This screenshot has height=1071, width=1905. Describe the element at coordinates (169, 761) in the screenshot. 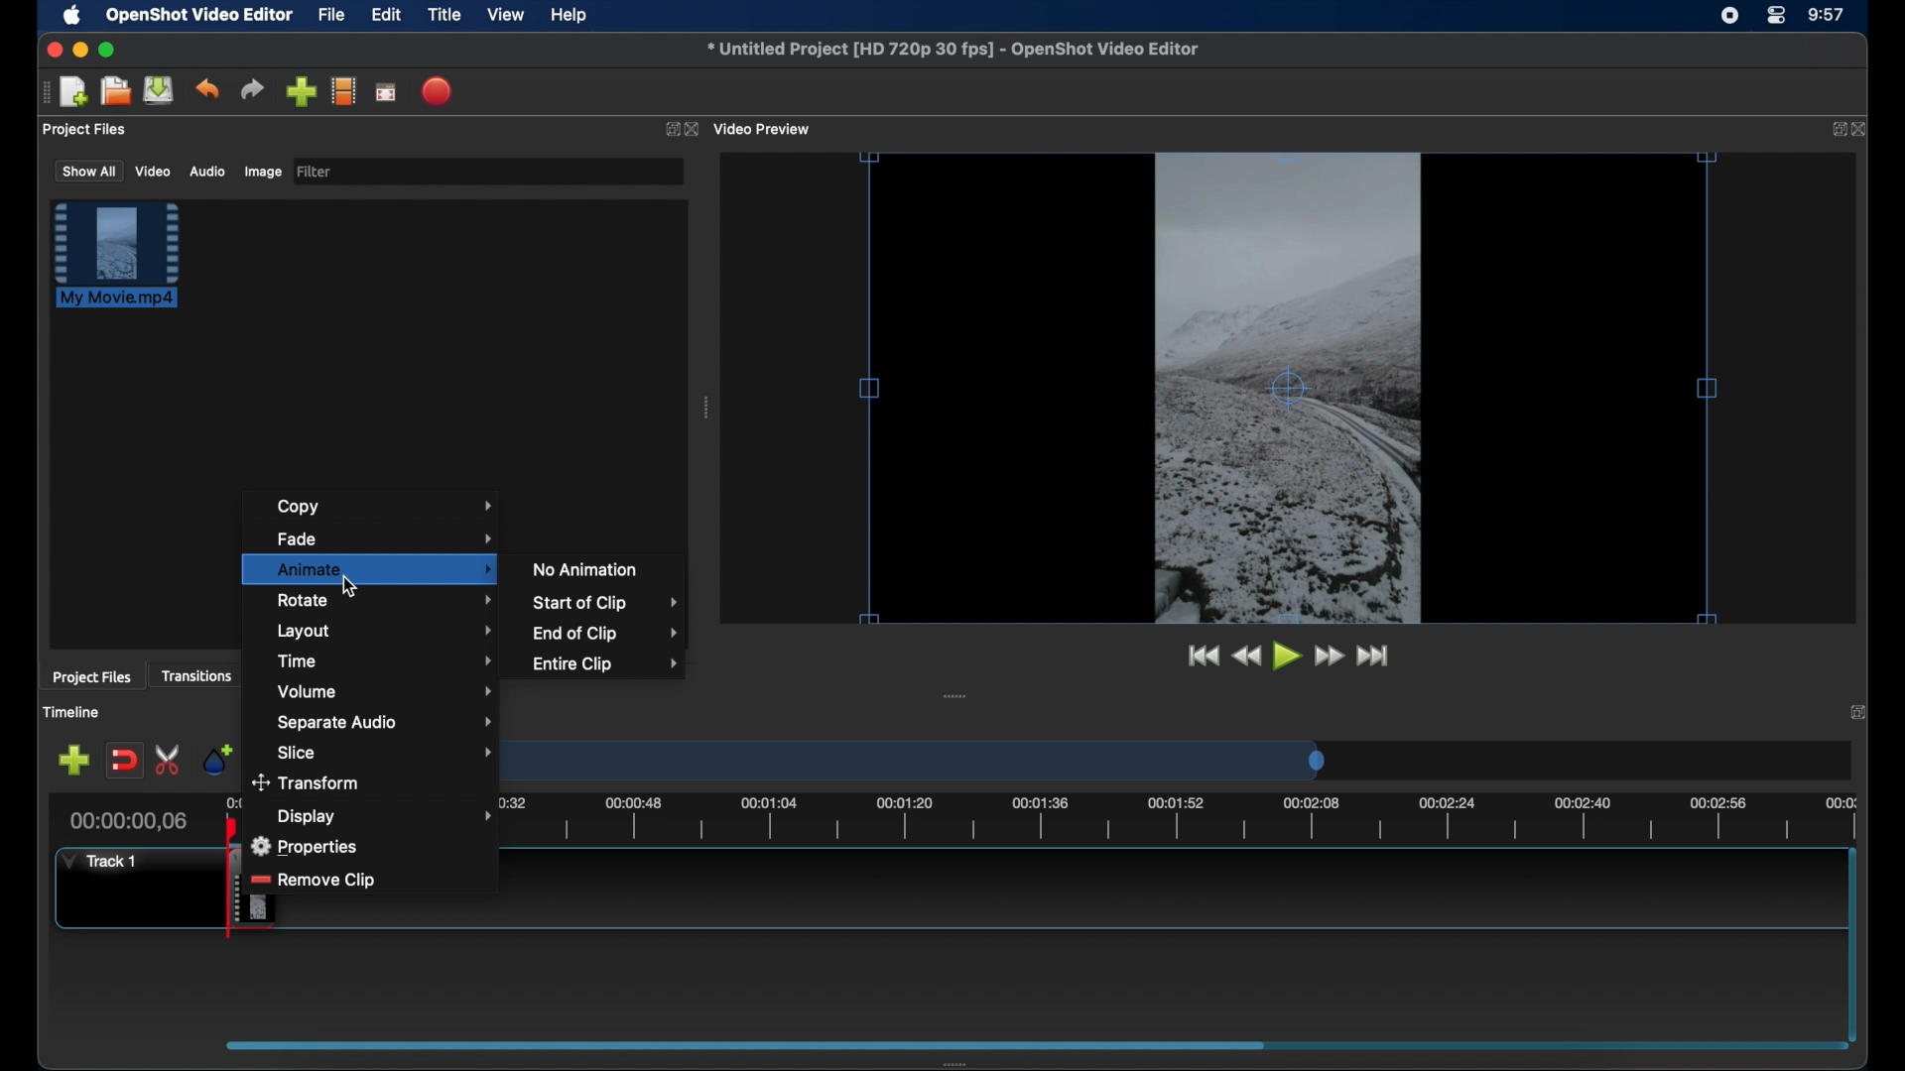

I see `enable razor` at that location.